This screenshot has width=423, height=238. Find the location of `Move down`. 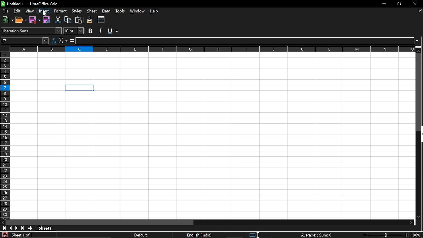

Move down is located at coordinates (419, 49).